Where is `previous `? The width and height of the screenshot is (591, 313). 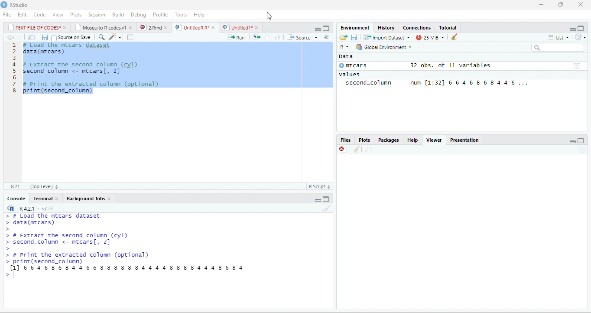
previous  is located at coordinates (10, 37).